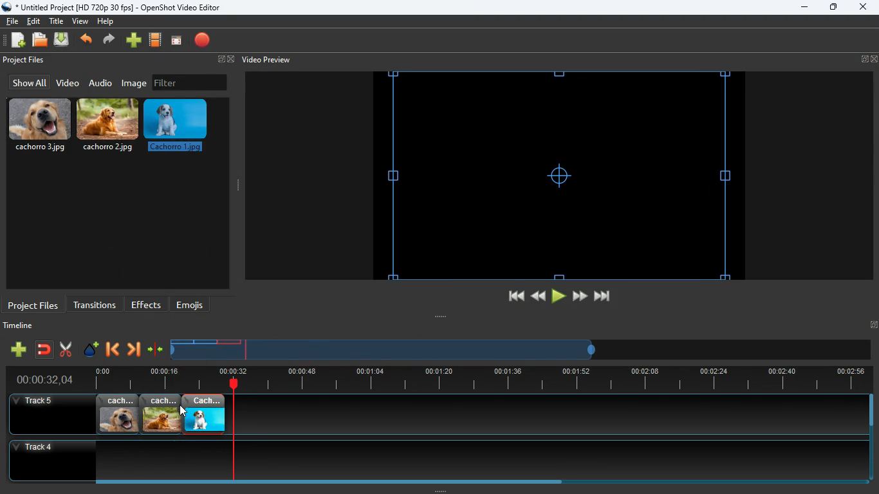 The width and height of the screenshot is (879, 494). Describe the element at coordinates (25, 60) in the screenshot. I see `project files` at that location.